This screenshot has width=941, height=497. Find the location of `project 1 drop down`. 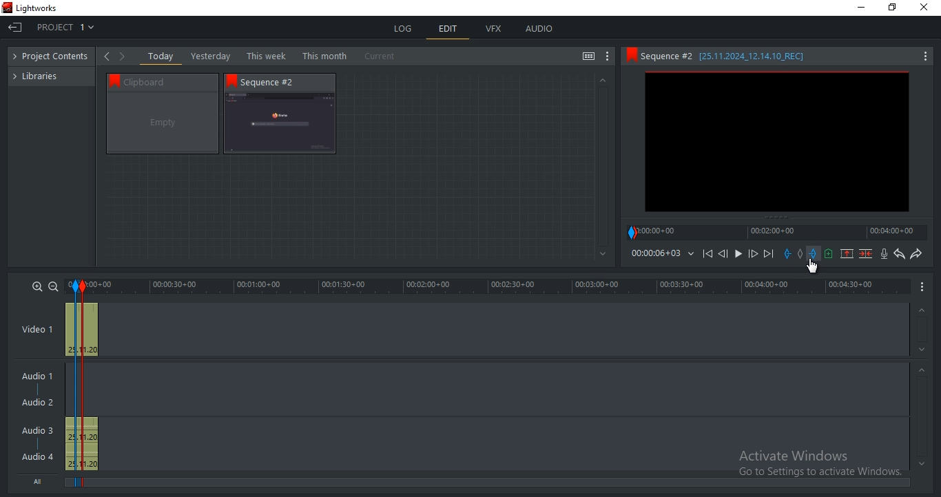

project 1 drop down is located at coordinates (62, 29).